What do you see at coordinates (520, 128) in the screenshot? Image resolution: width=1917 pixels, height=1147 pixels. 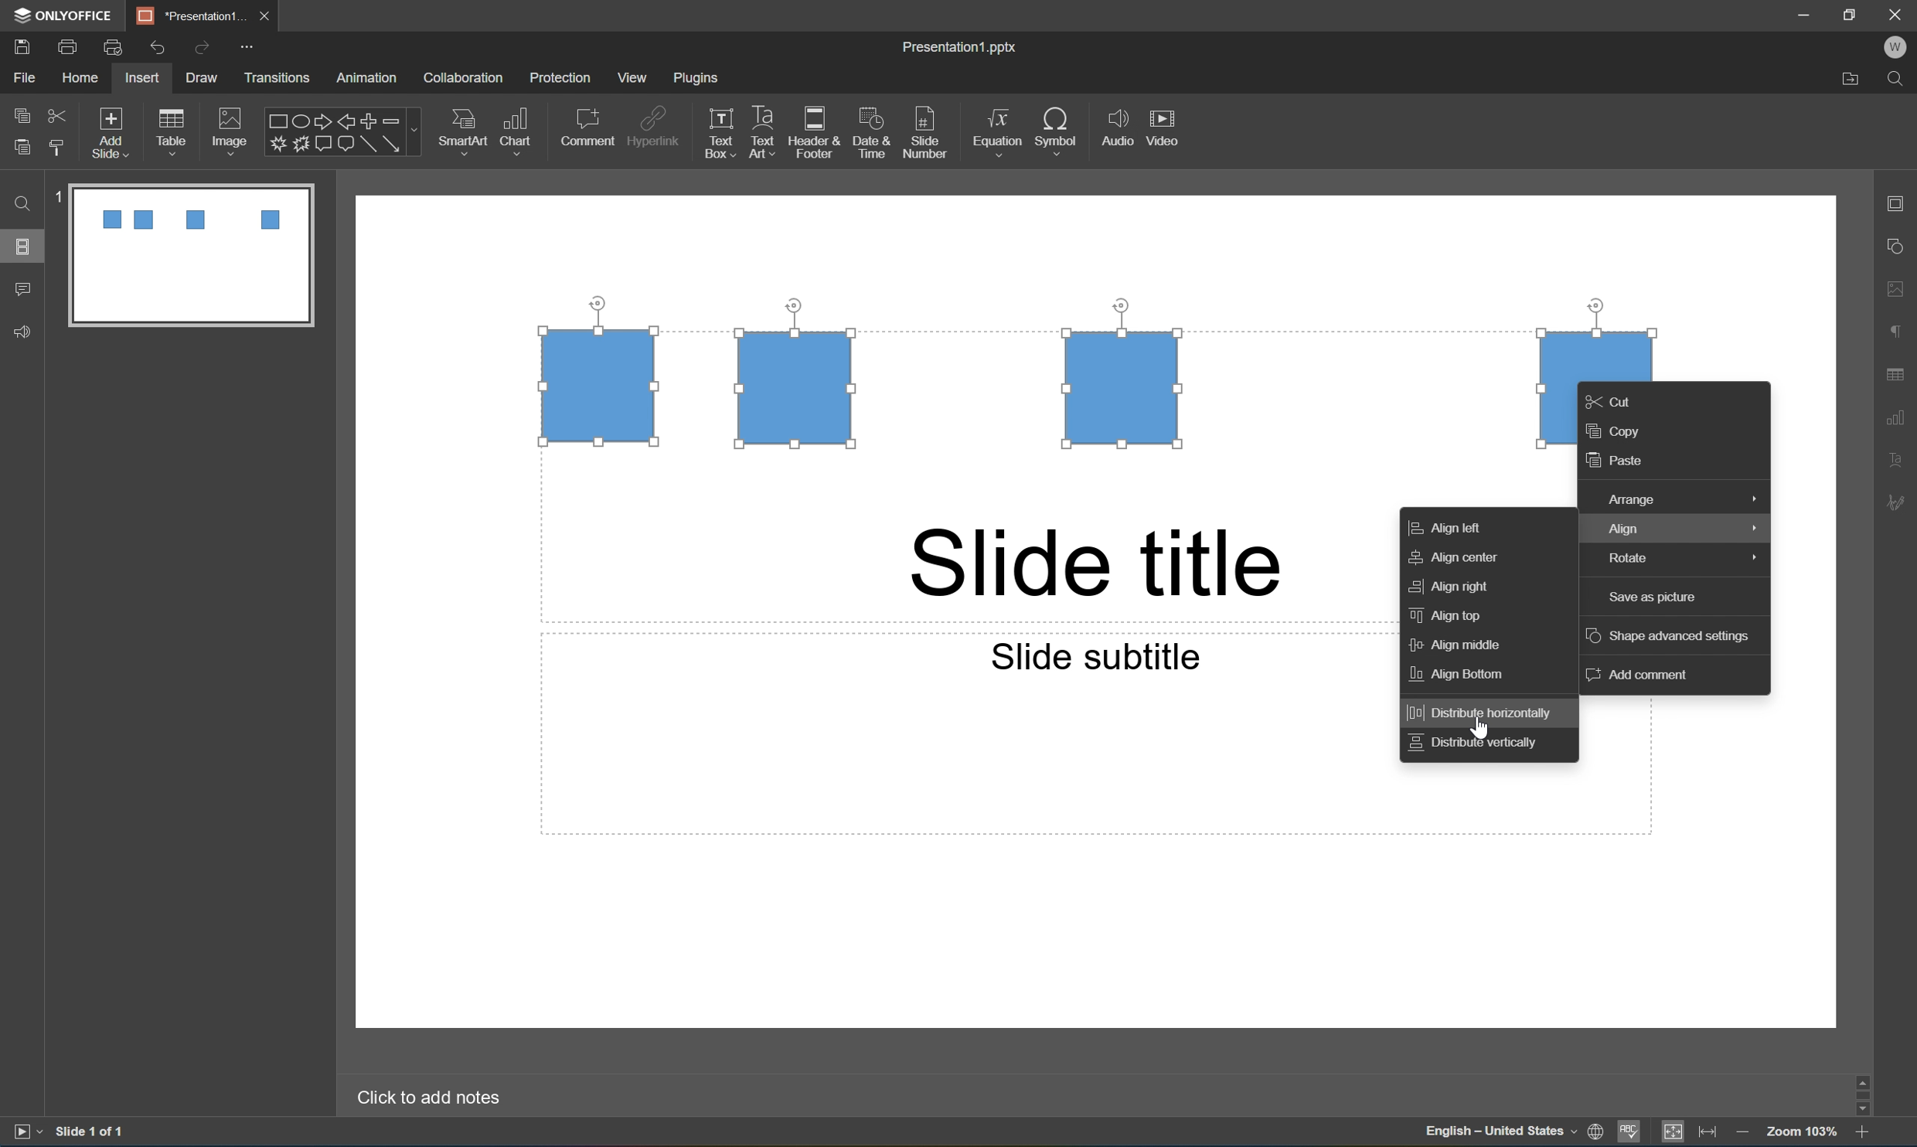 I see `chart` at bounding box center [520, 128].